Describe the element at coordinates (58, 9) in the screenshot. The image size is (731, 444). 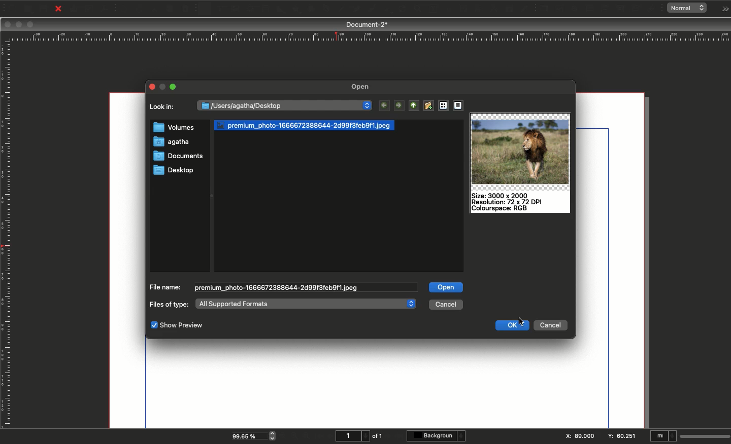
I see `Close` at that location.